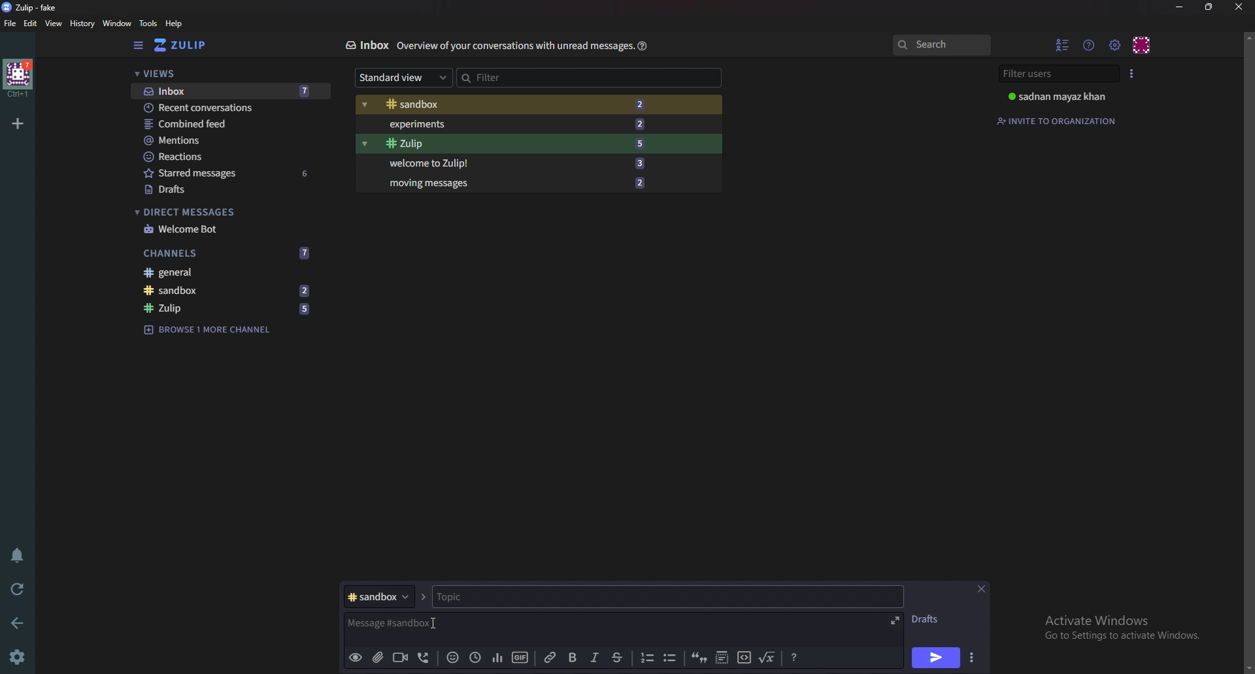  I want to click on Preview, so click(356, 658).